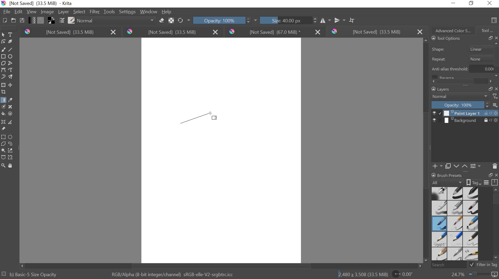  Describe the element at coordinates (488, 30) in the screenshot. I see `TOOL` at that location.